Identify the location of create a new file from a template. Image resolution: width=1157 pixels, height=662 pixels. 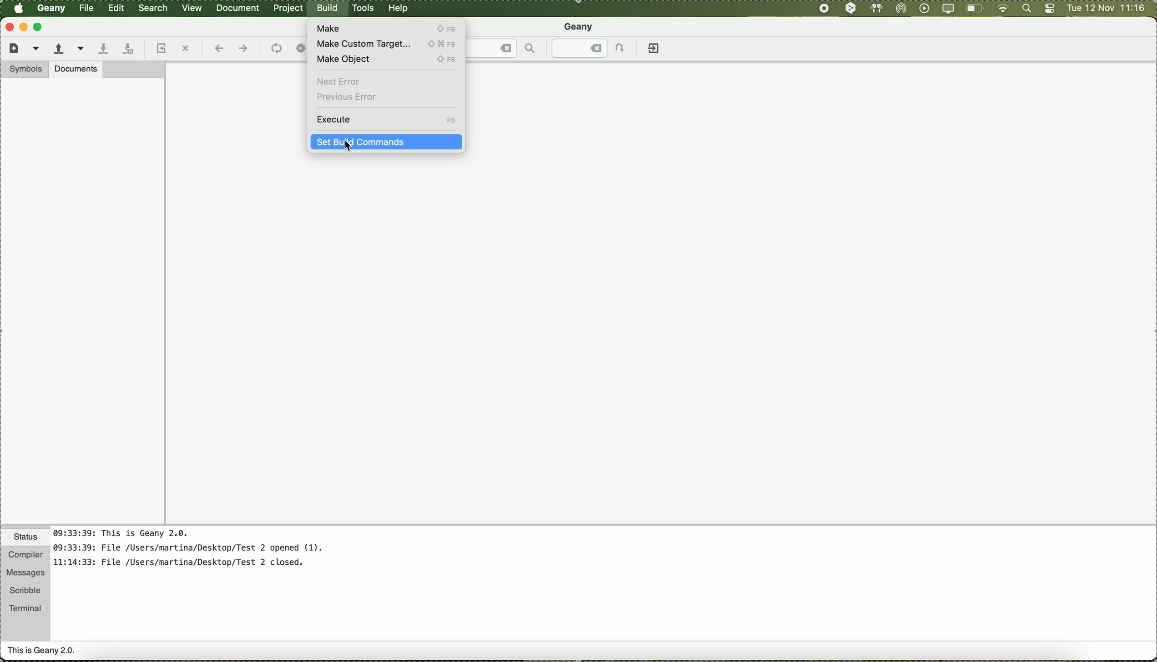
(37, 49).